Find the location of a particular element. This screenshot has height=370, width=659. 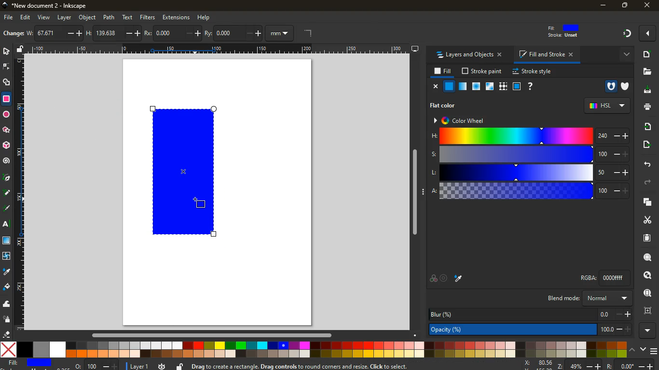

desktop is located at coordinates (415, 49).